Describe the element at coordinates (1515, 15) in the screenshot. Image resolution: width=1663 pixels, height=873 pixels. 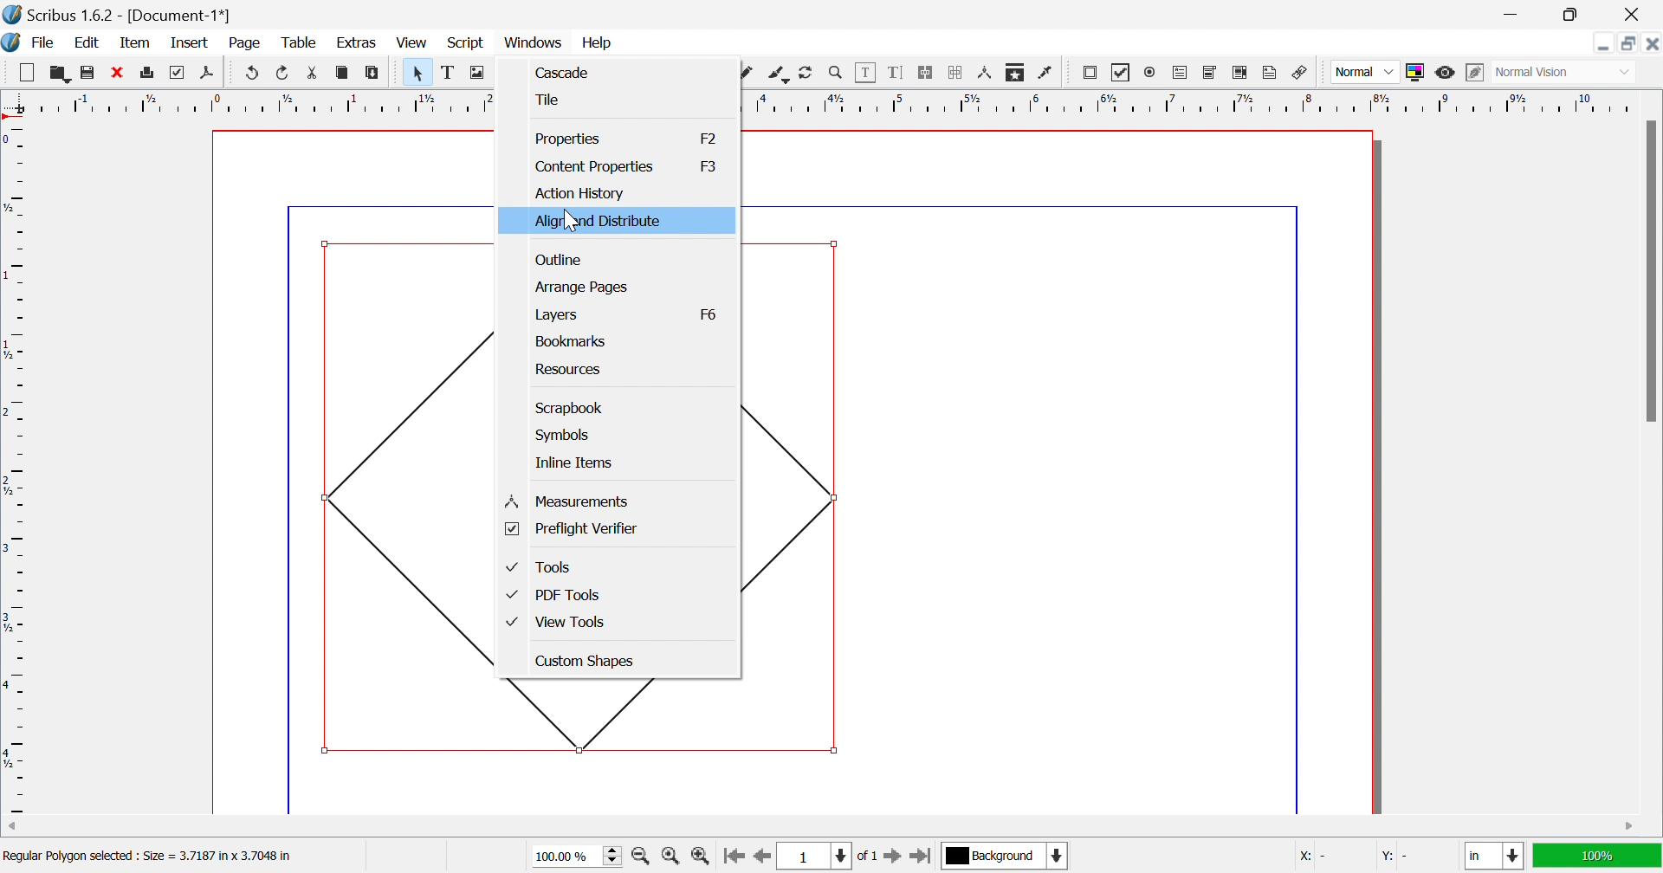
I see `Minimize` at that location.